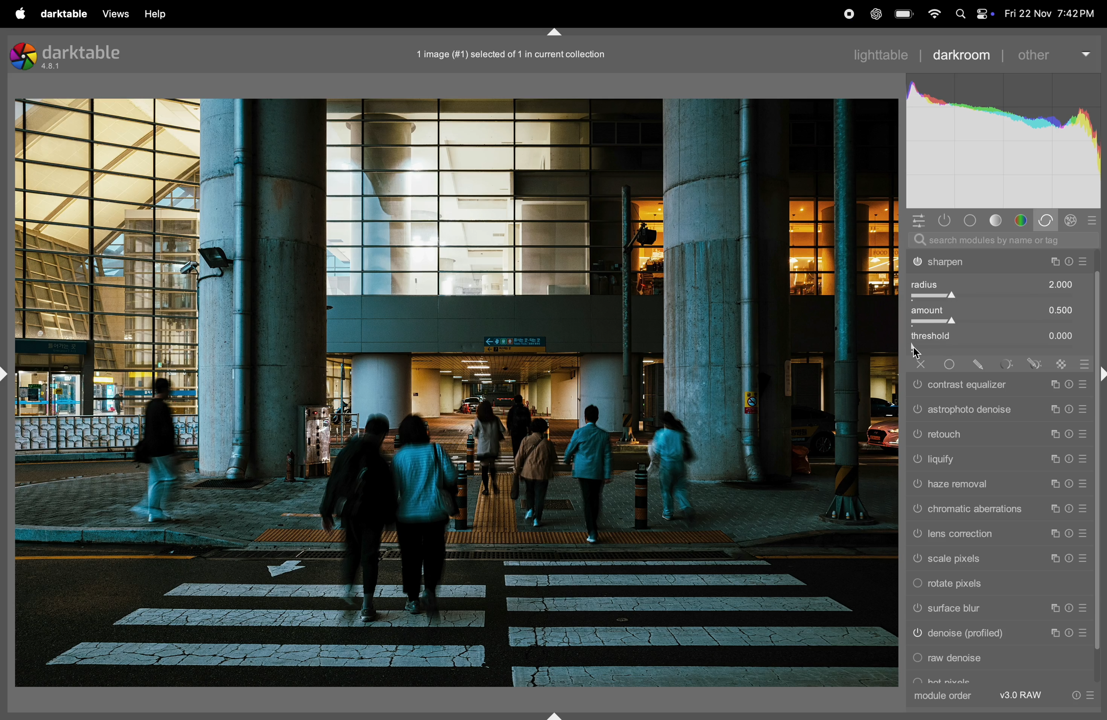  I want to click on close, so click(916, 364).